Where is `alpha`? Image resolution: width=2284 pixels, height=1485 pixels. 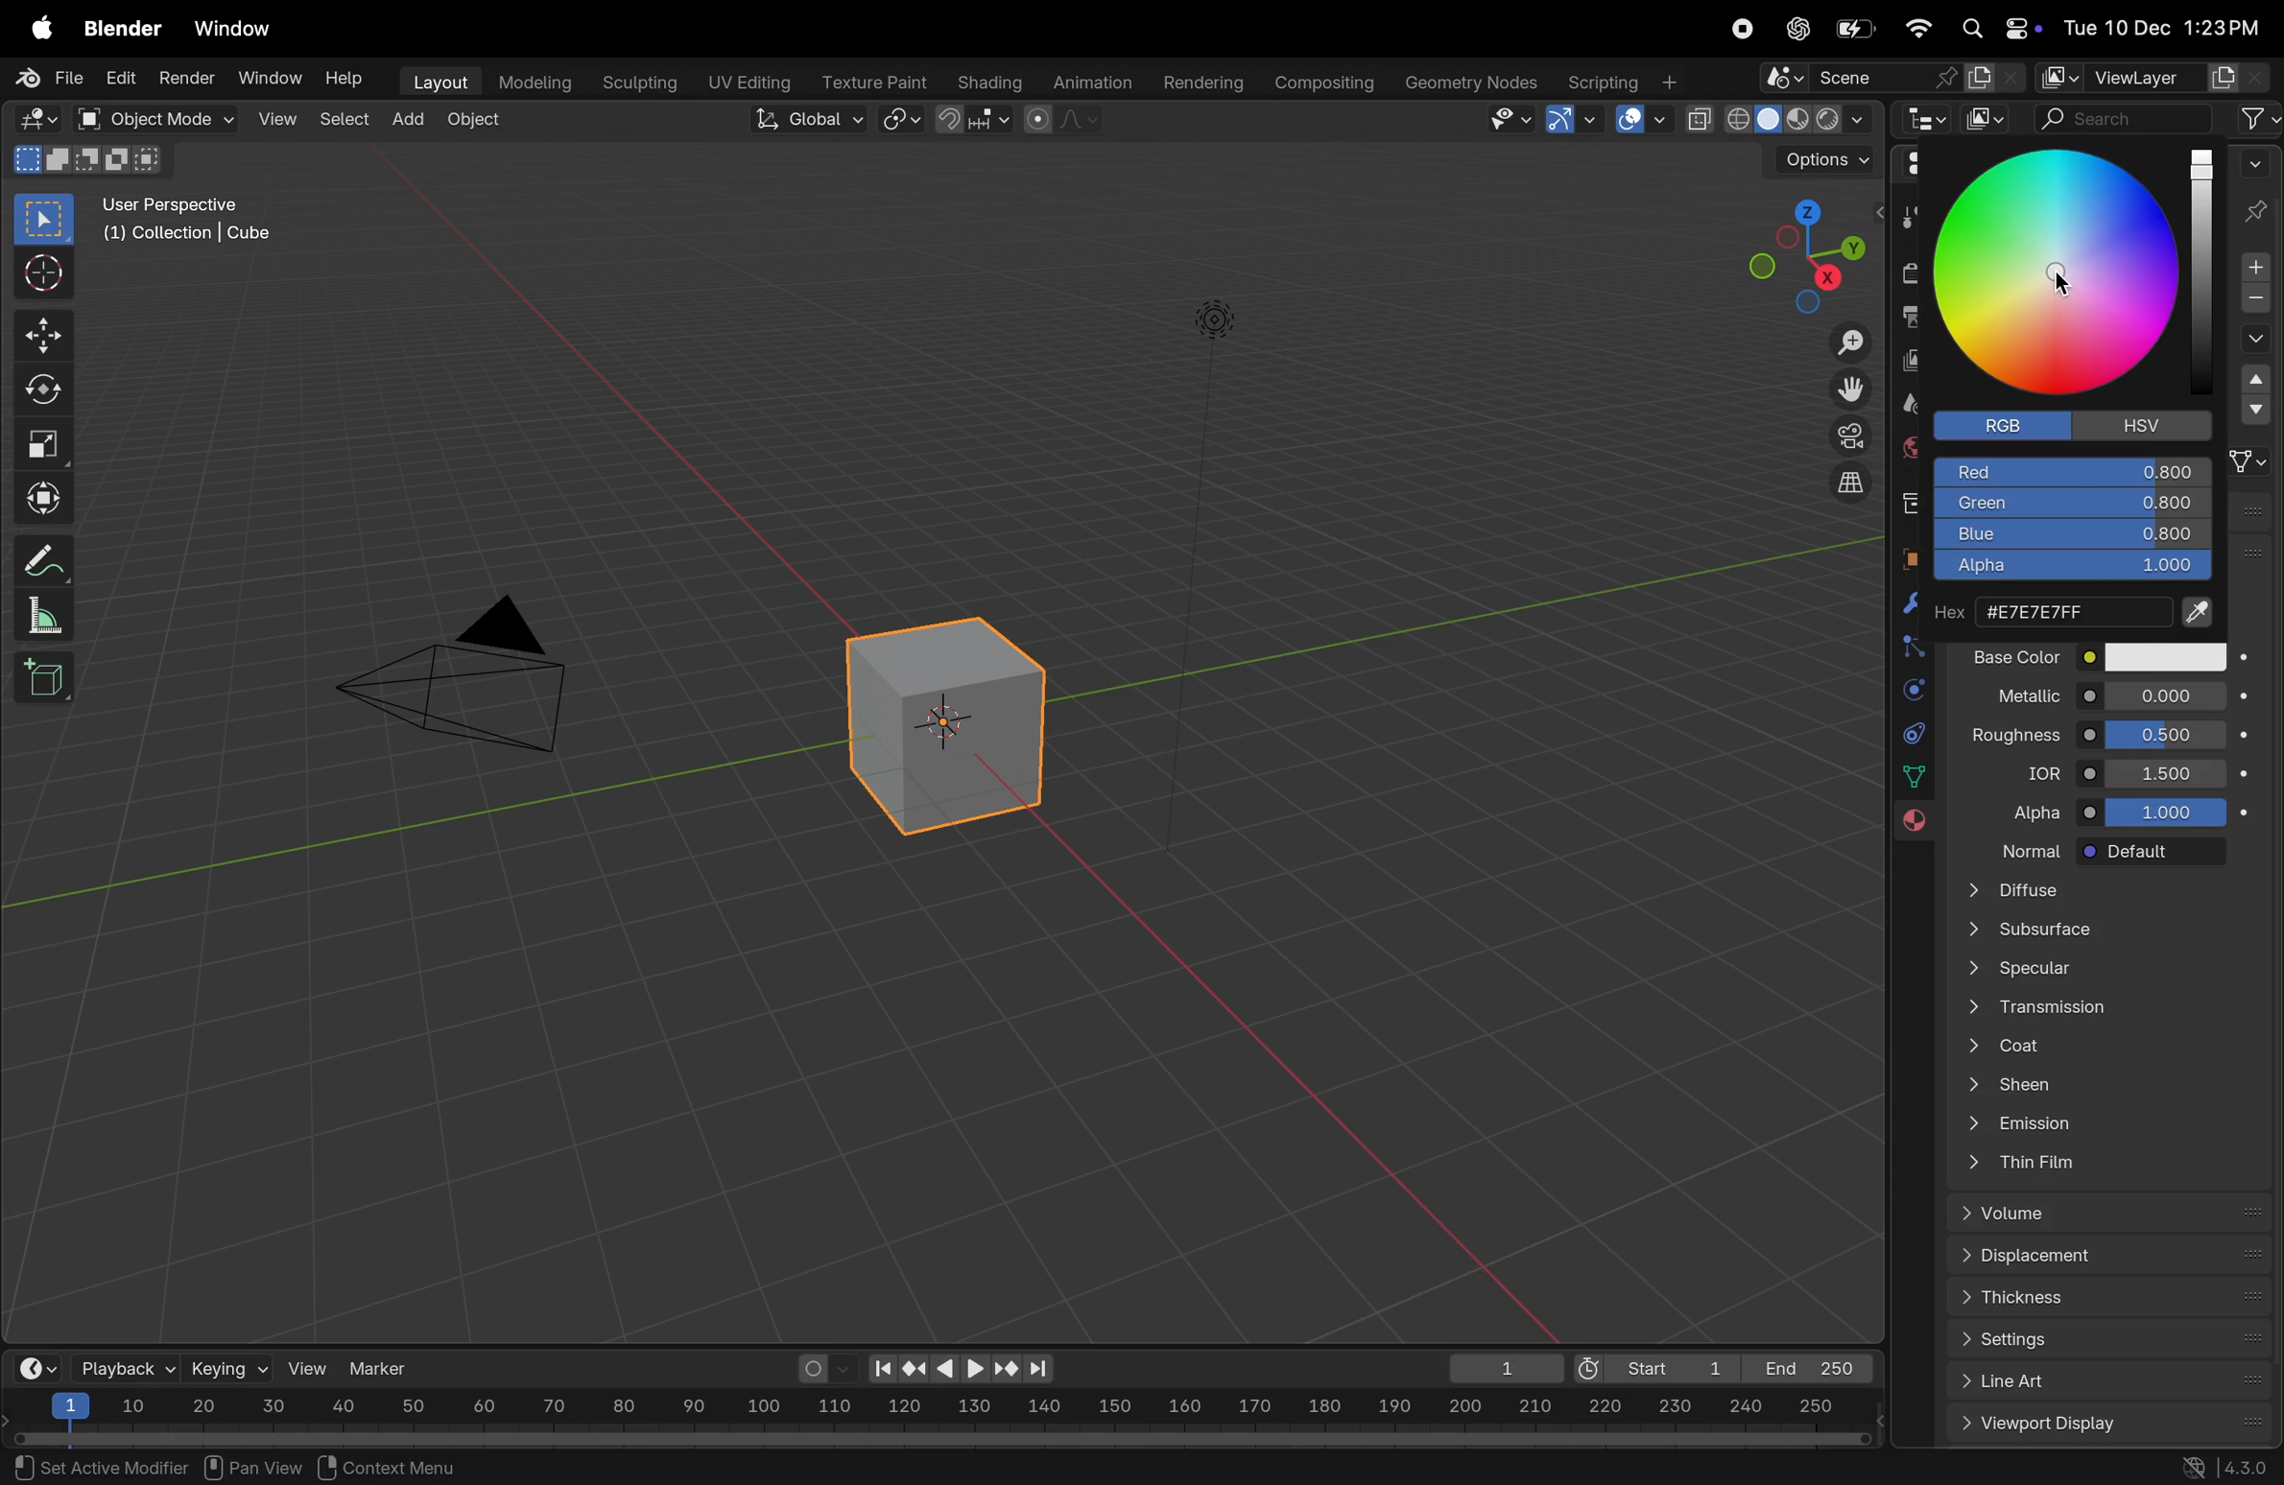
alpha is located at coordinates (2028, 807).